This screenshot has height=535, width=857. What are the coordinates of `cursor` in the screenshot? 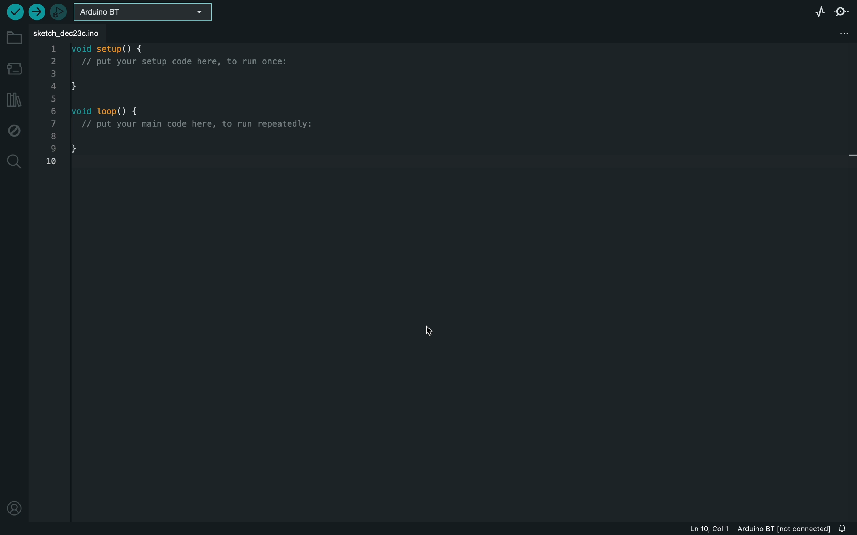 It's located at (426, 329).